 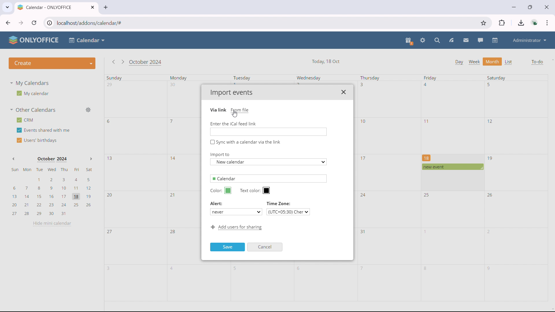 What do you see at coordinates (509, 62) in the screenshot?
I see `list` at bounding box center [509, 62].